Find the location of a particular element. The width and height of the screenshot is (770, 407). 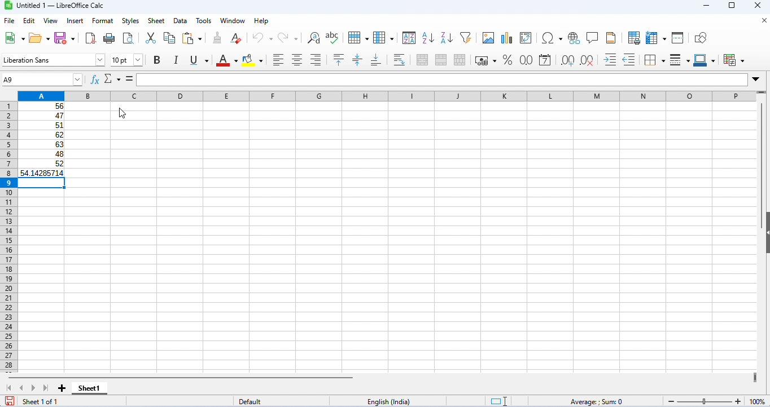

underline is located at coordinates (198, 60).